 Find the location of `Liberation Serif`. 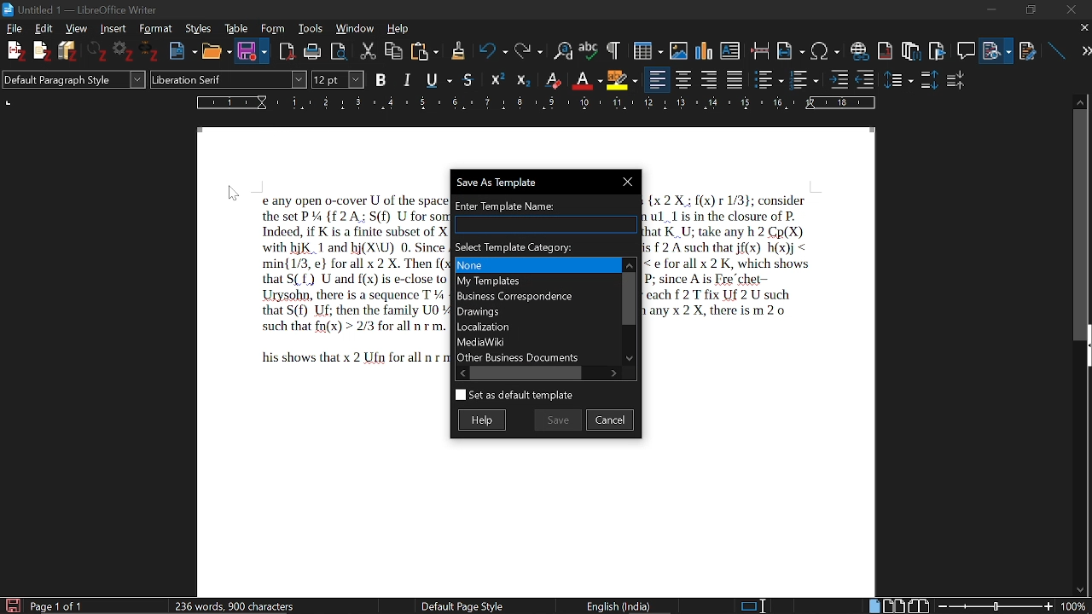

Liberation Serif is located at coordinates (195, 81).